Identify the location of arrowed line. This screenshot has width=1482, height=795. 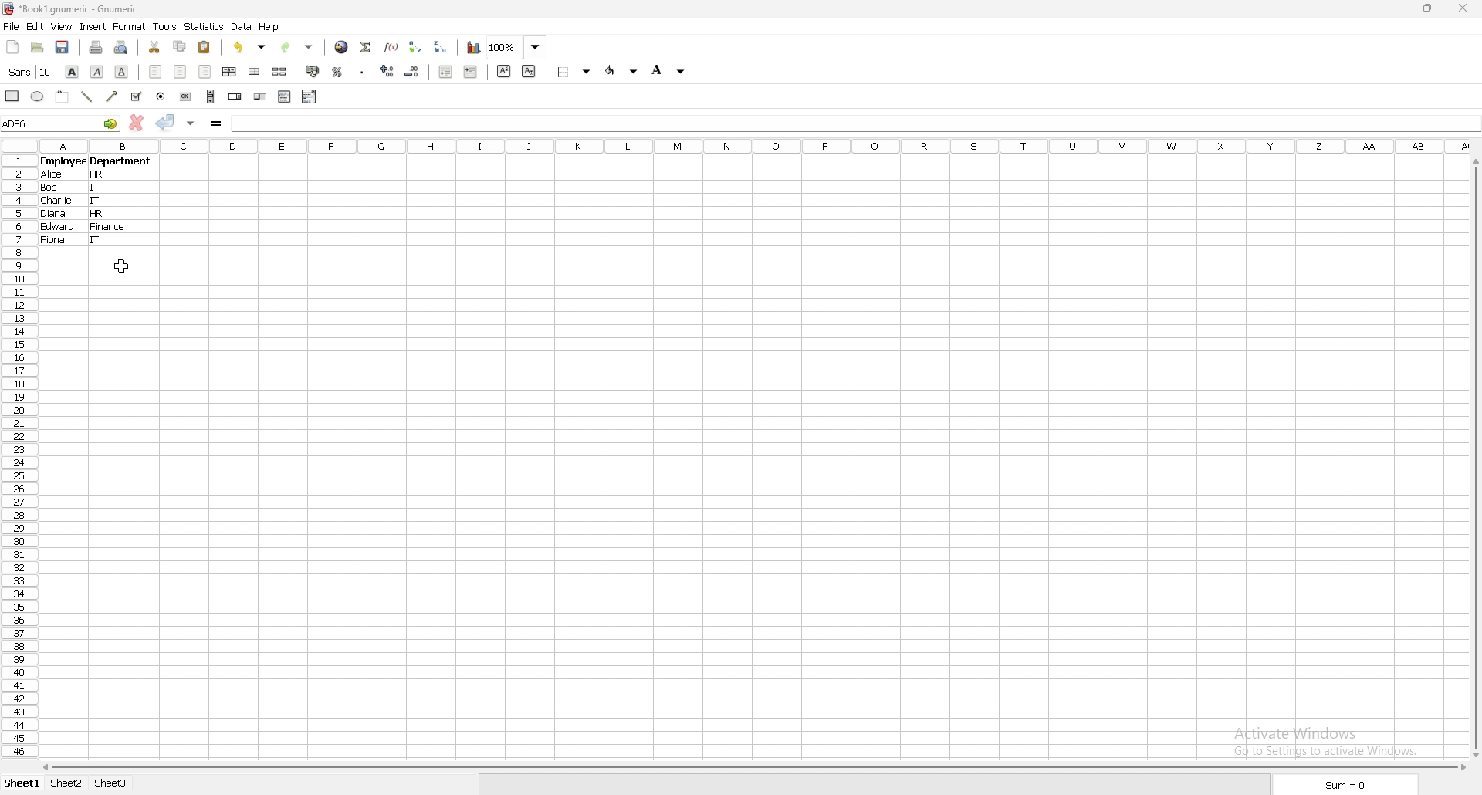
(112, 96).